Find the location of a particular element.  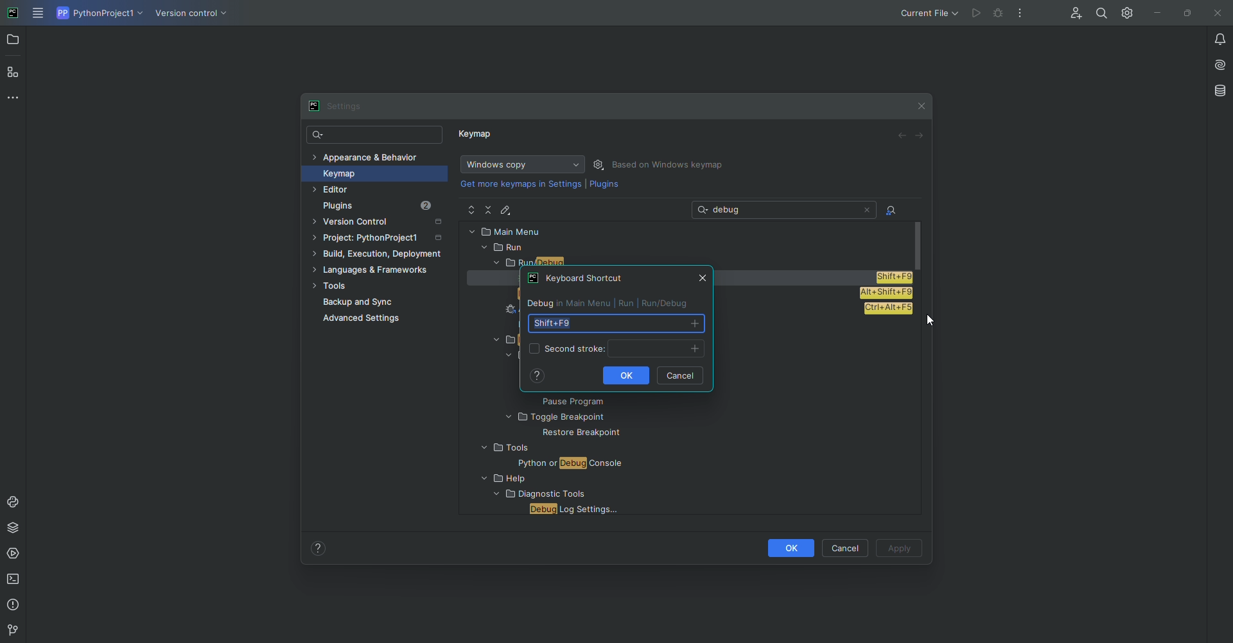

Search is located at coordinates (376, 135).